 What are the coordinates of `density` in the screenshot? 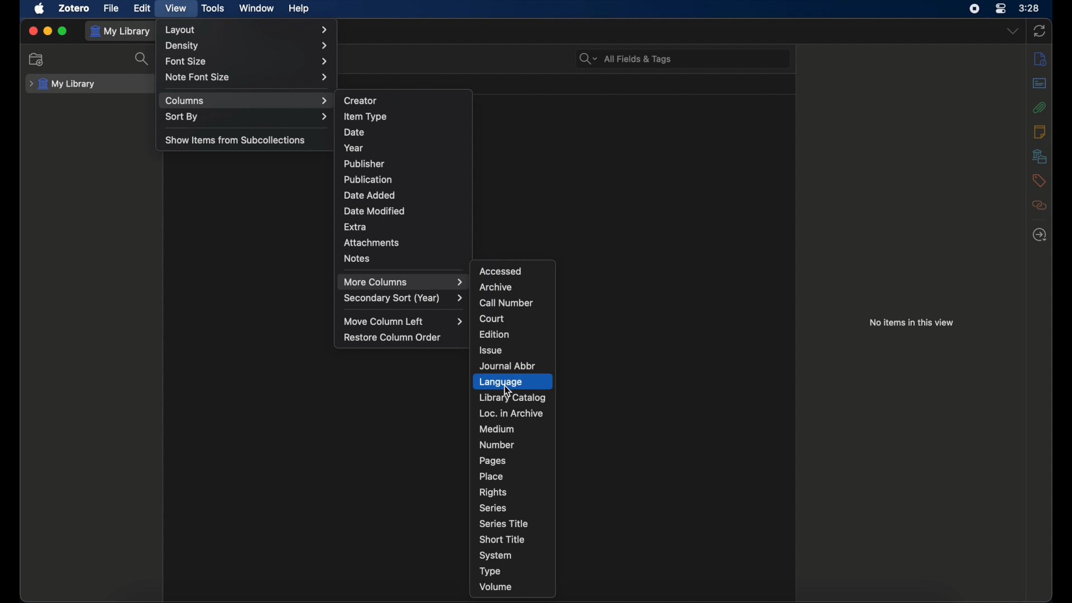 It's located at (247, 46).